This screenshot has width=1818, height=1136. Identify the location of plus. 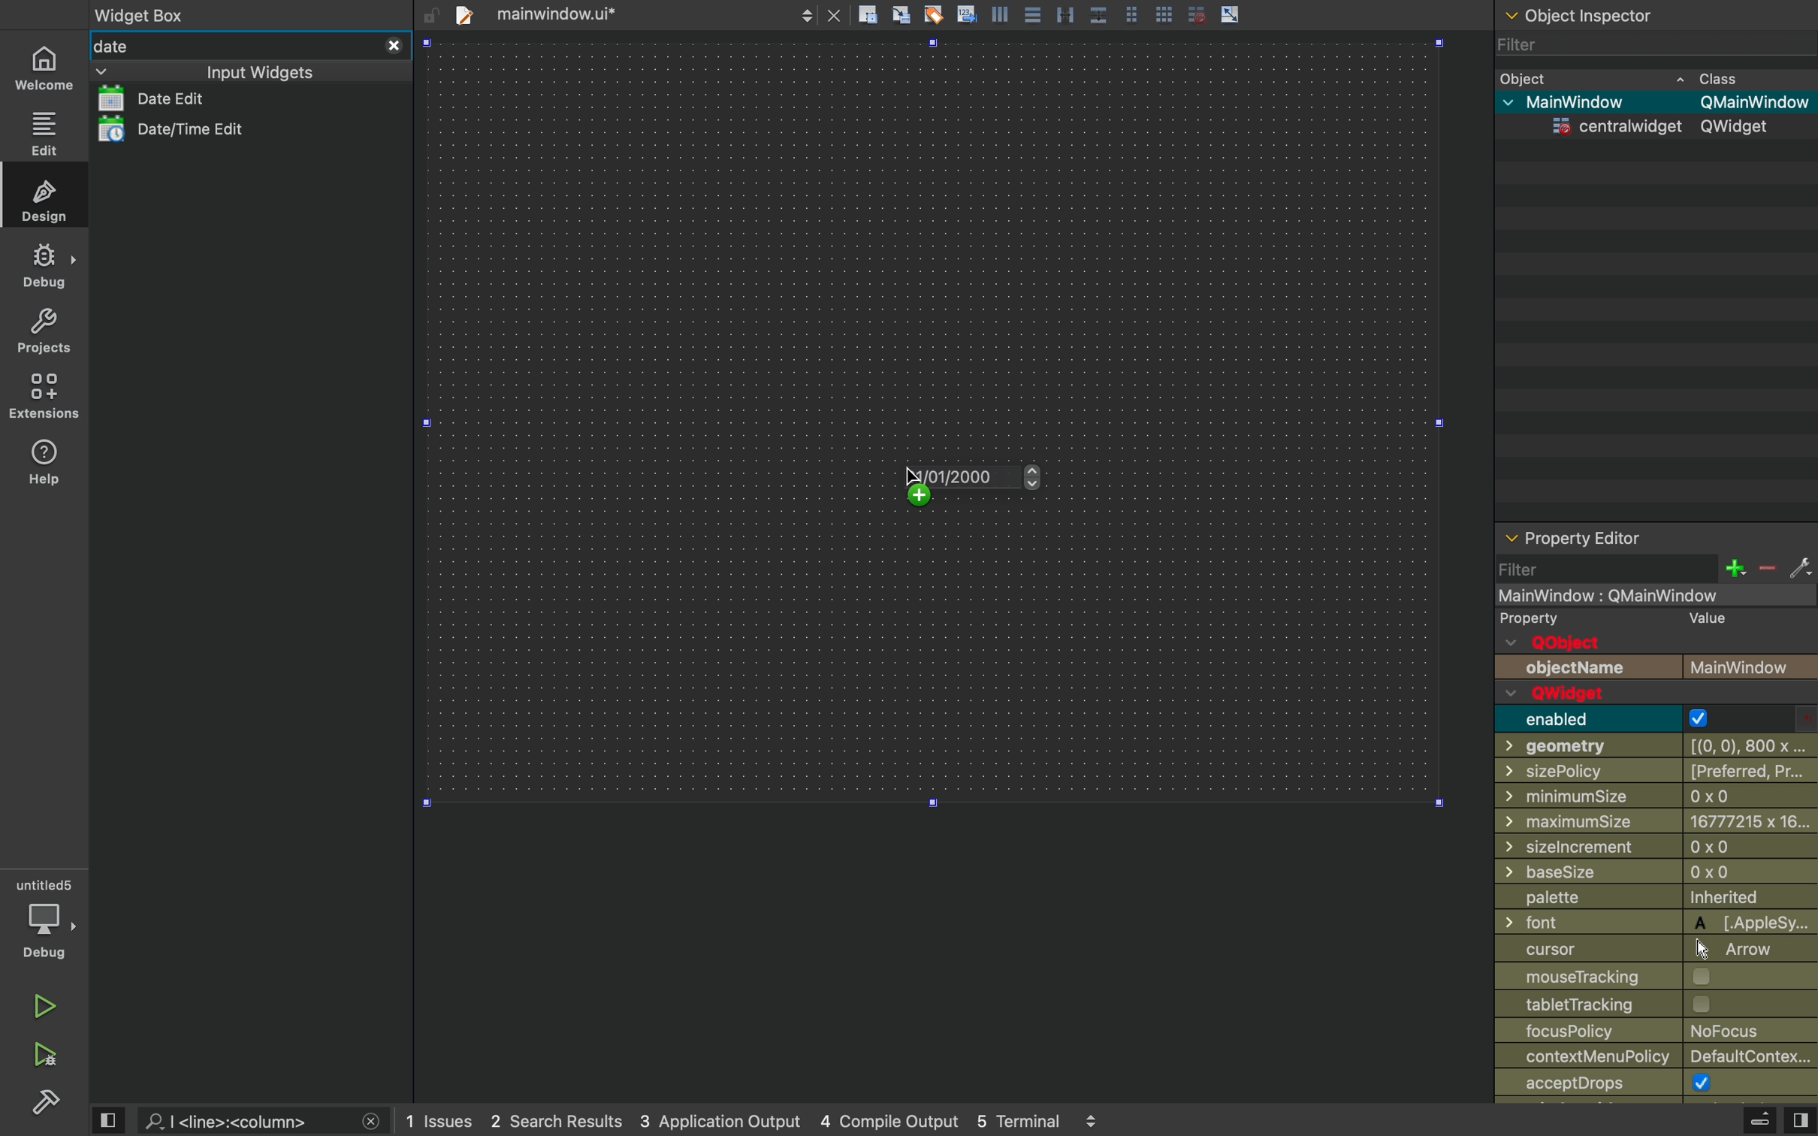
(1735, 568).